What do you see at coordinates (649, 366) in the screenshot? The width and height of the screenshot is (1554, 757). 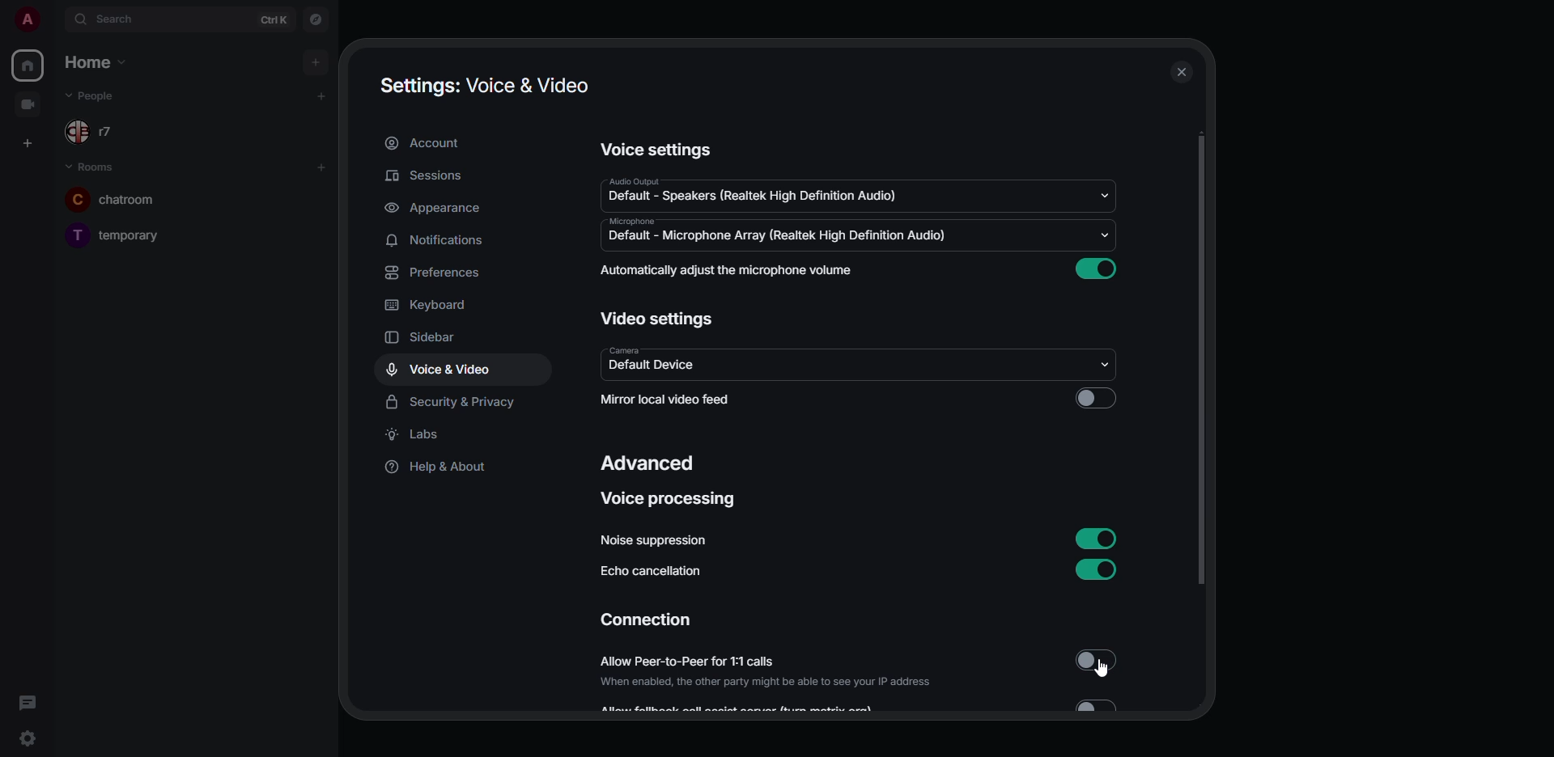 I see `default` at bounding box center [649, 366].